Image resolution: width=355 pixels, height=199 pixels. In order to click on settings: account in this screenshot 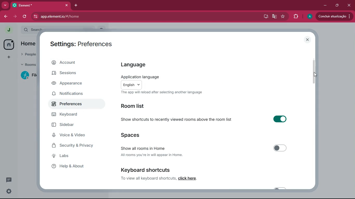, I will do `click(79, 45)`.